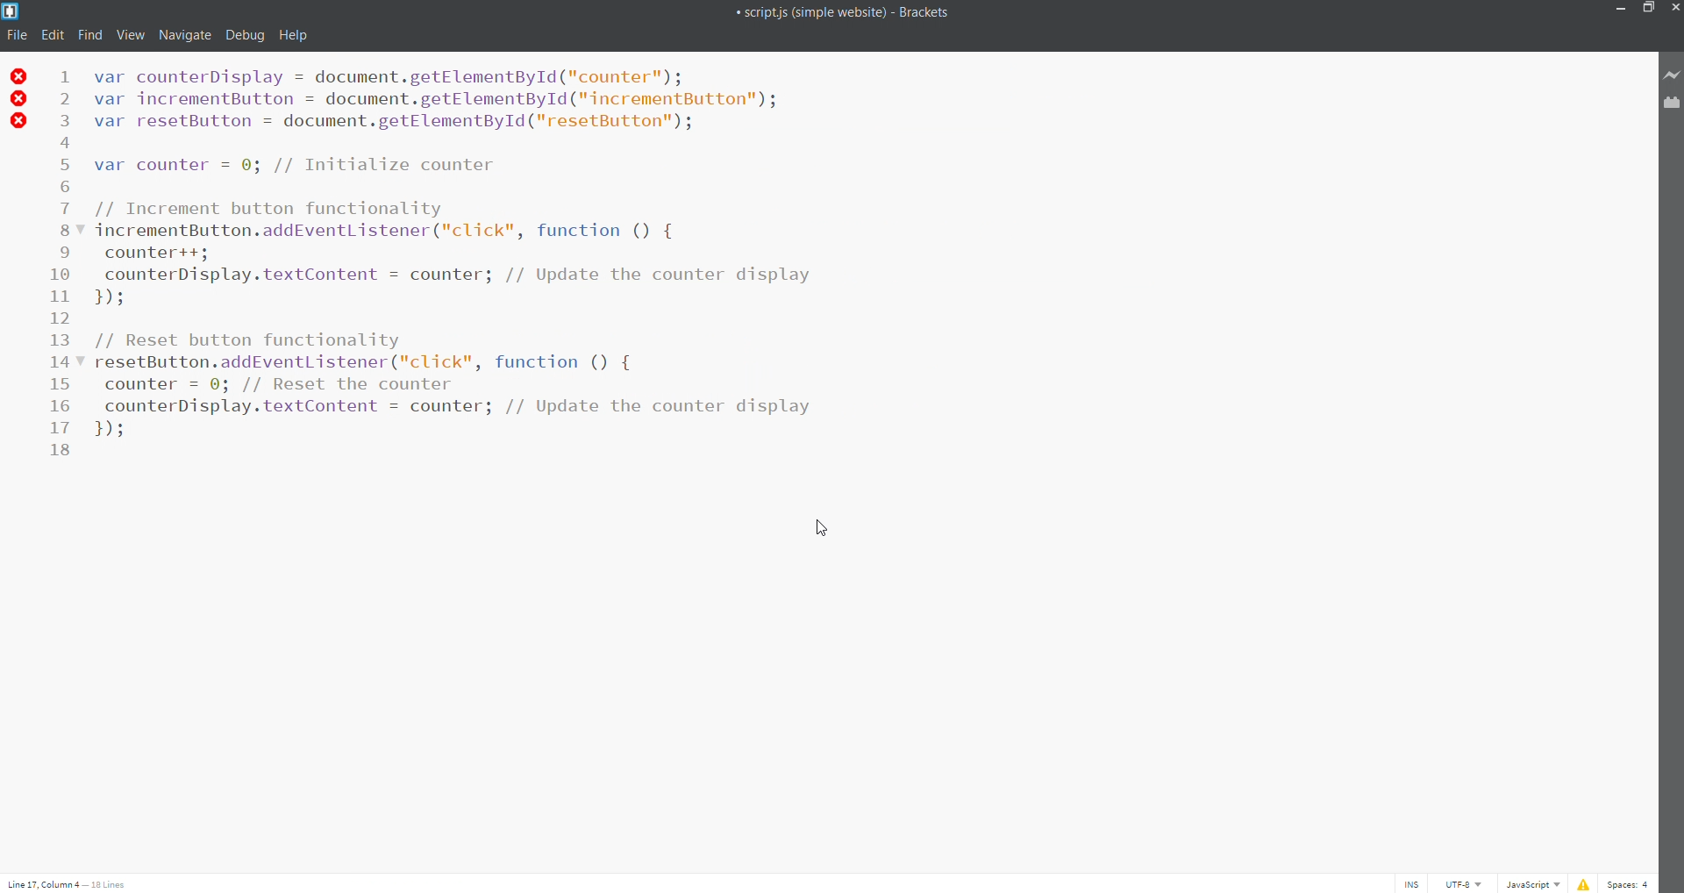 Image resolution: width=1684 pixels, height=893 pixels. I want to click on show errors, so click(1583, 882).